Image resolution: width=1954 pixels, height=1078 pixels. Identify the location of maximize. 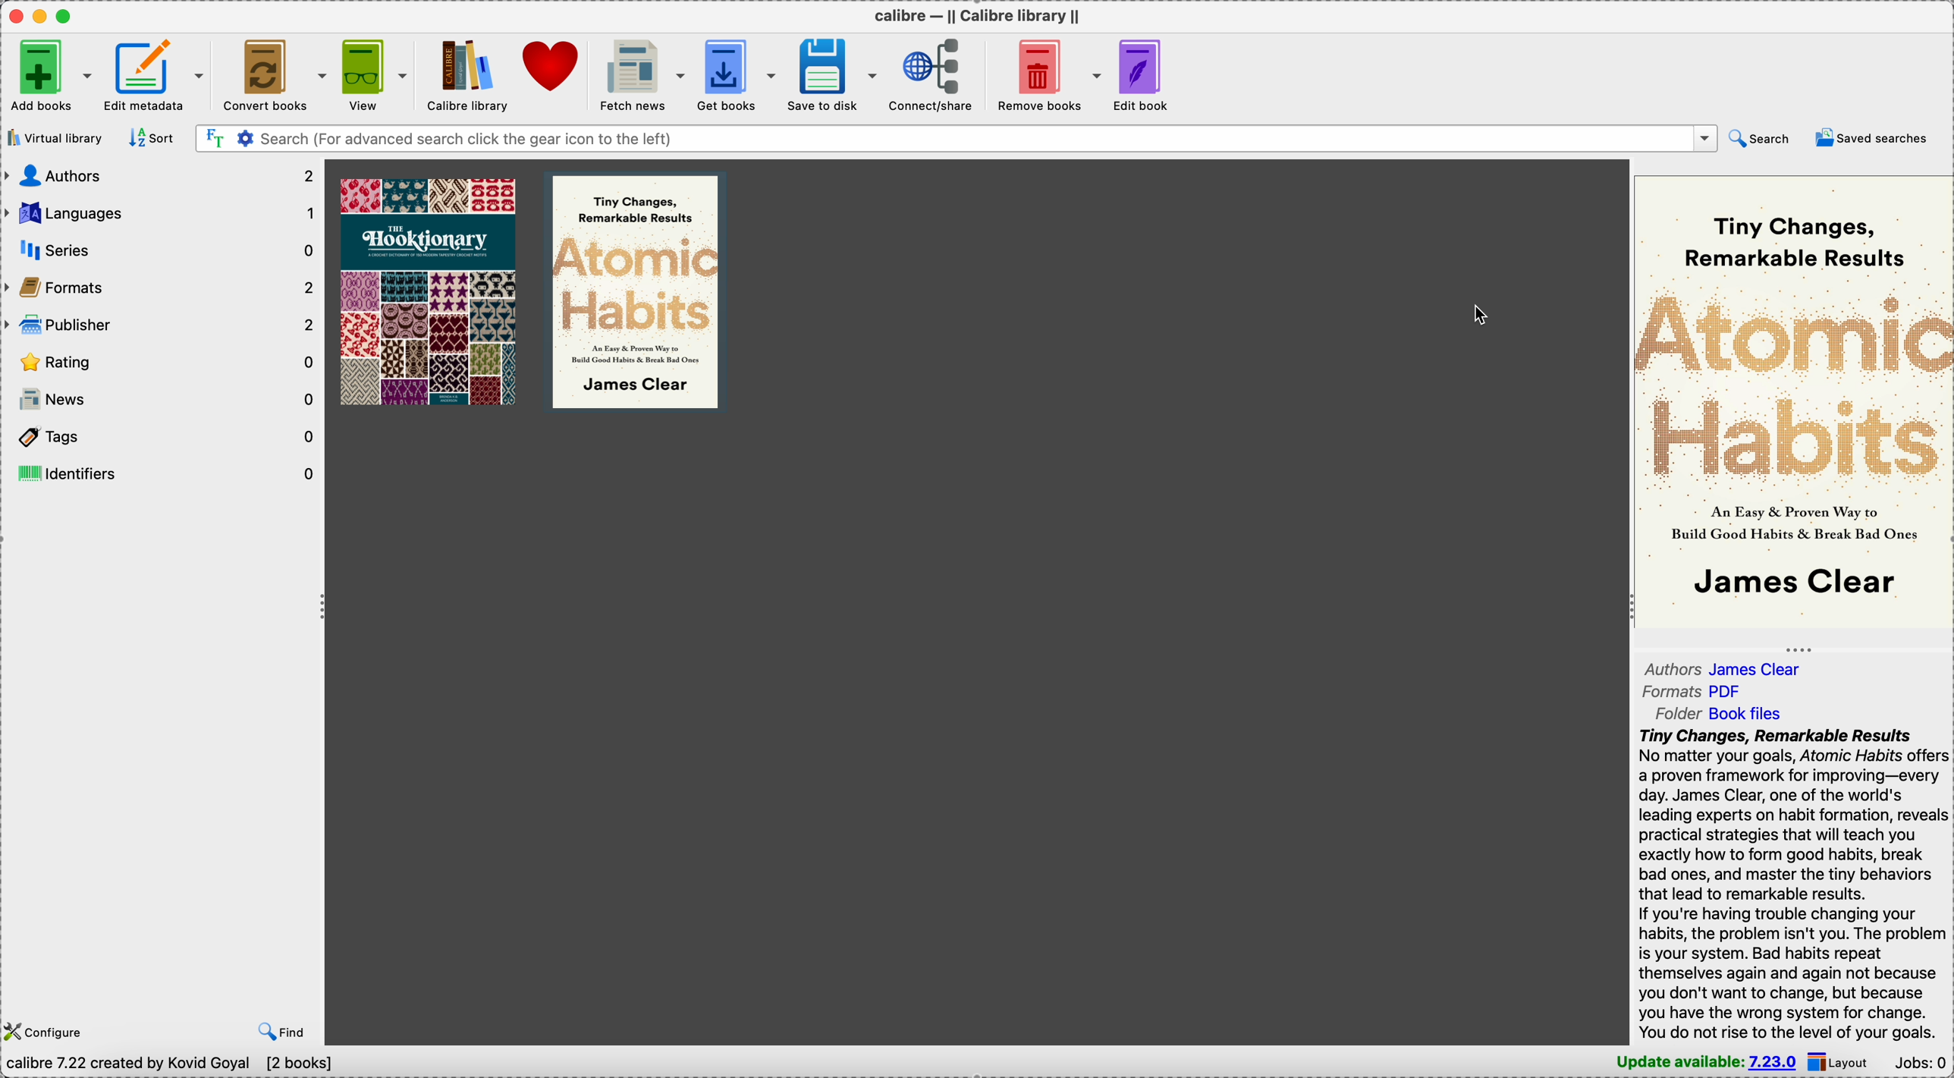
(68, 17).